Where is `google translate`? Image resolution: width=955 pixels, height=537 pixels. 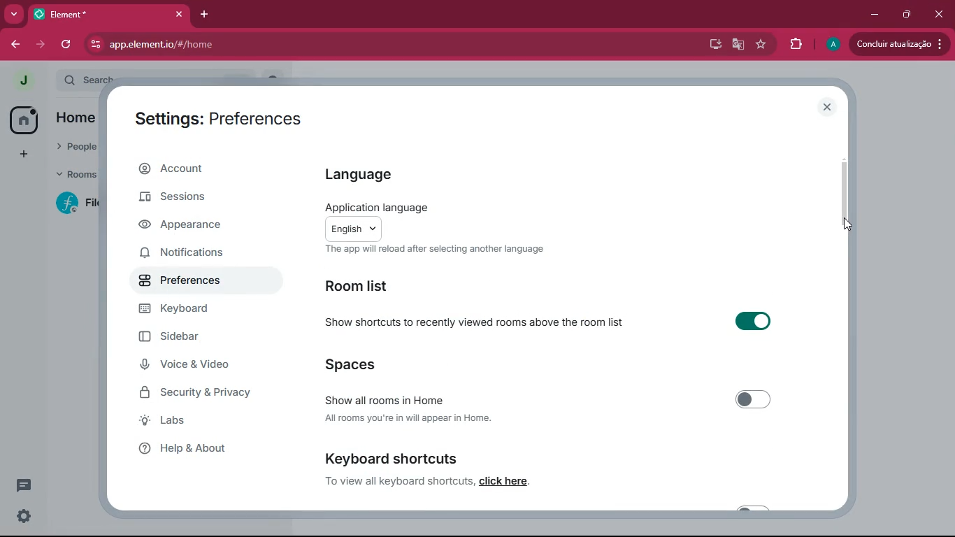 google translate is located at coordinates (737, 44).